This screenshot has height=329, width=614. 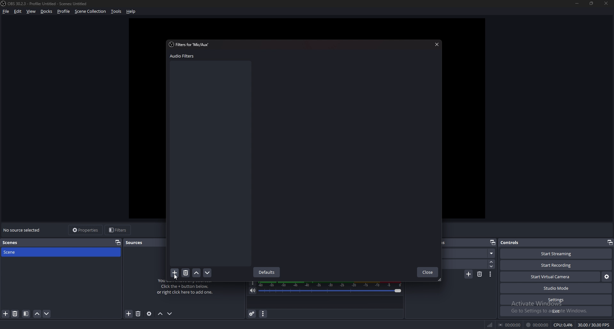 I want to click on resize, so click(x=593, y=3).